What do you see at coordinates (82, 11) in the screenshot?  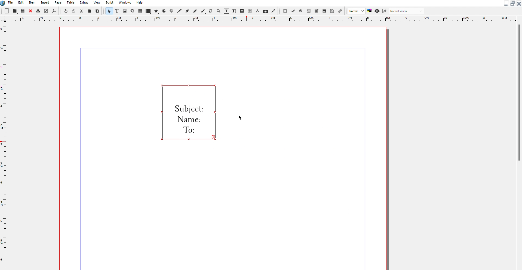 I see `Cut` at bounding box center [82, 11].